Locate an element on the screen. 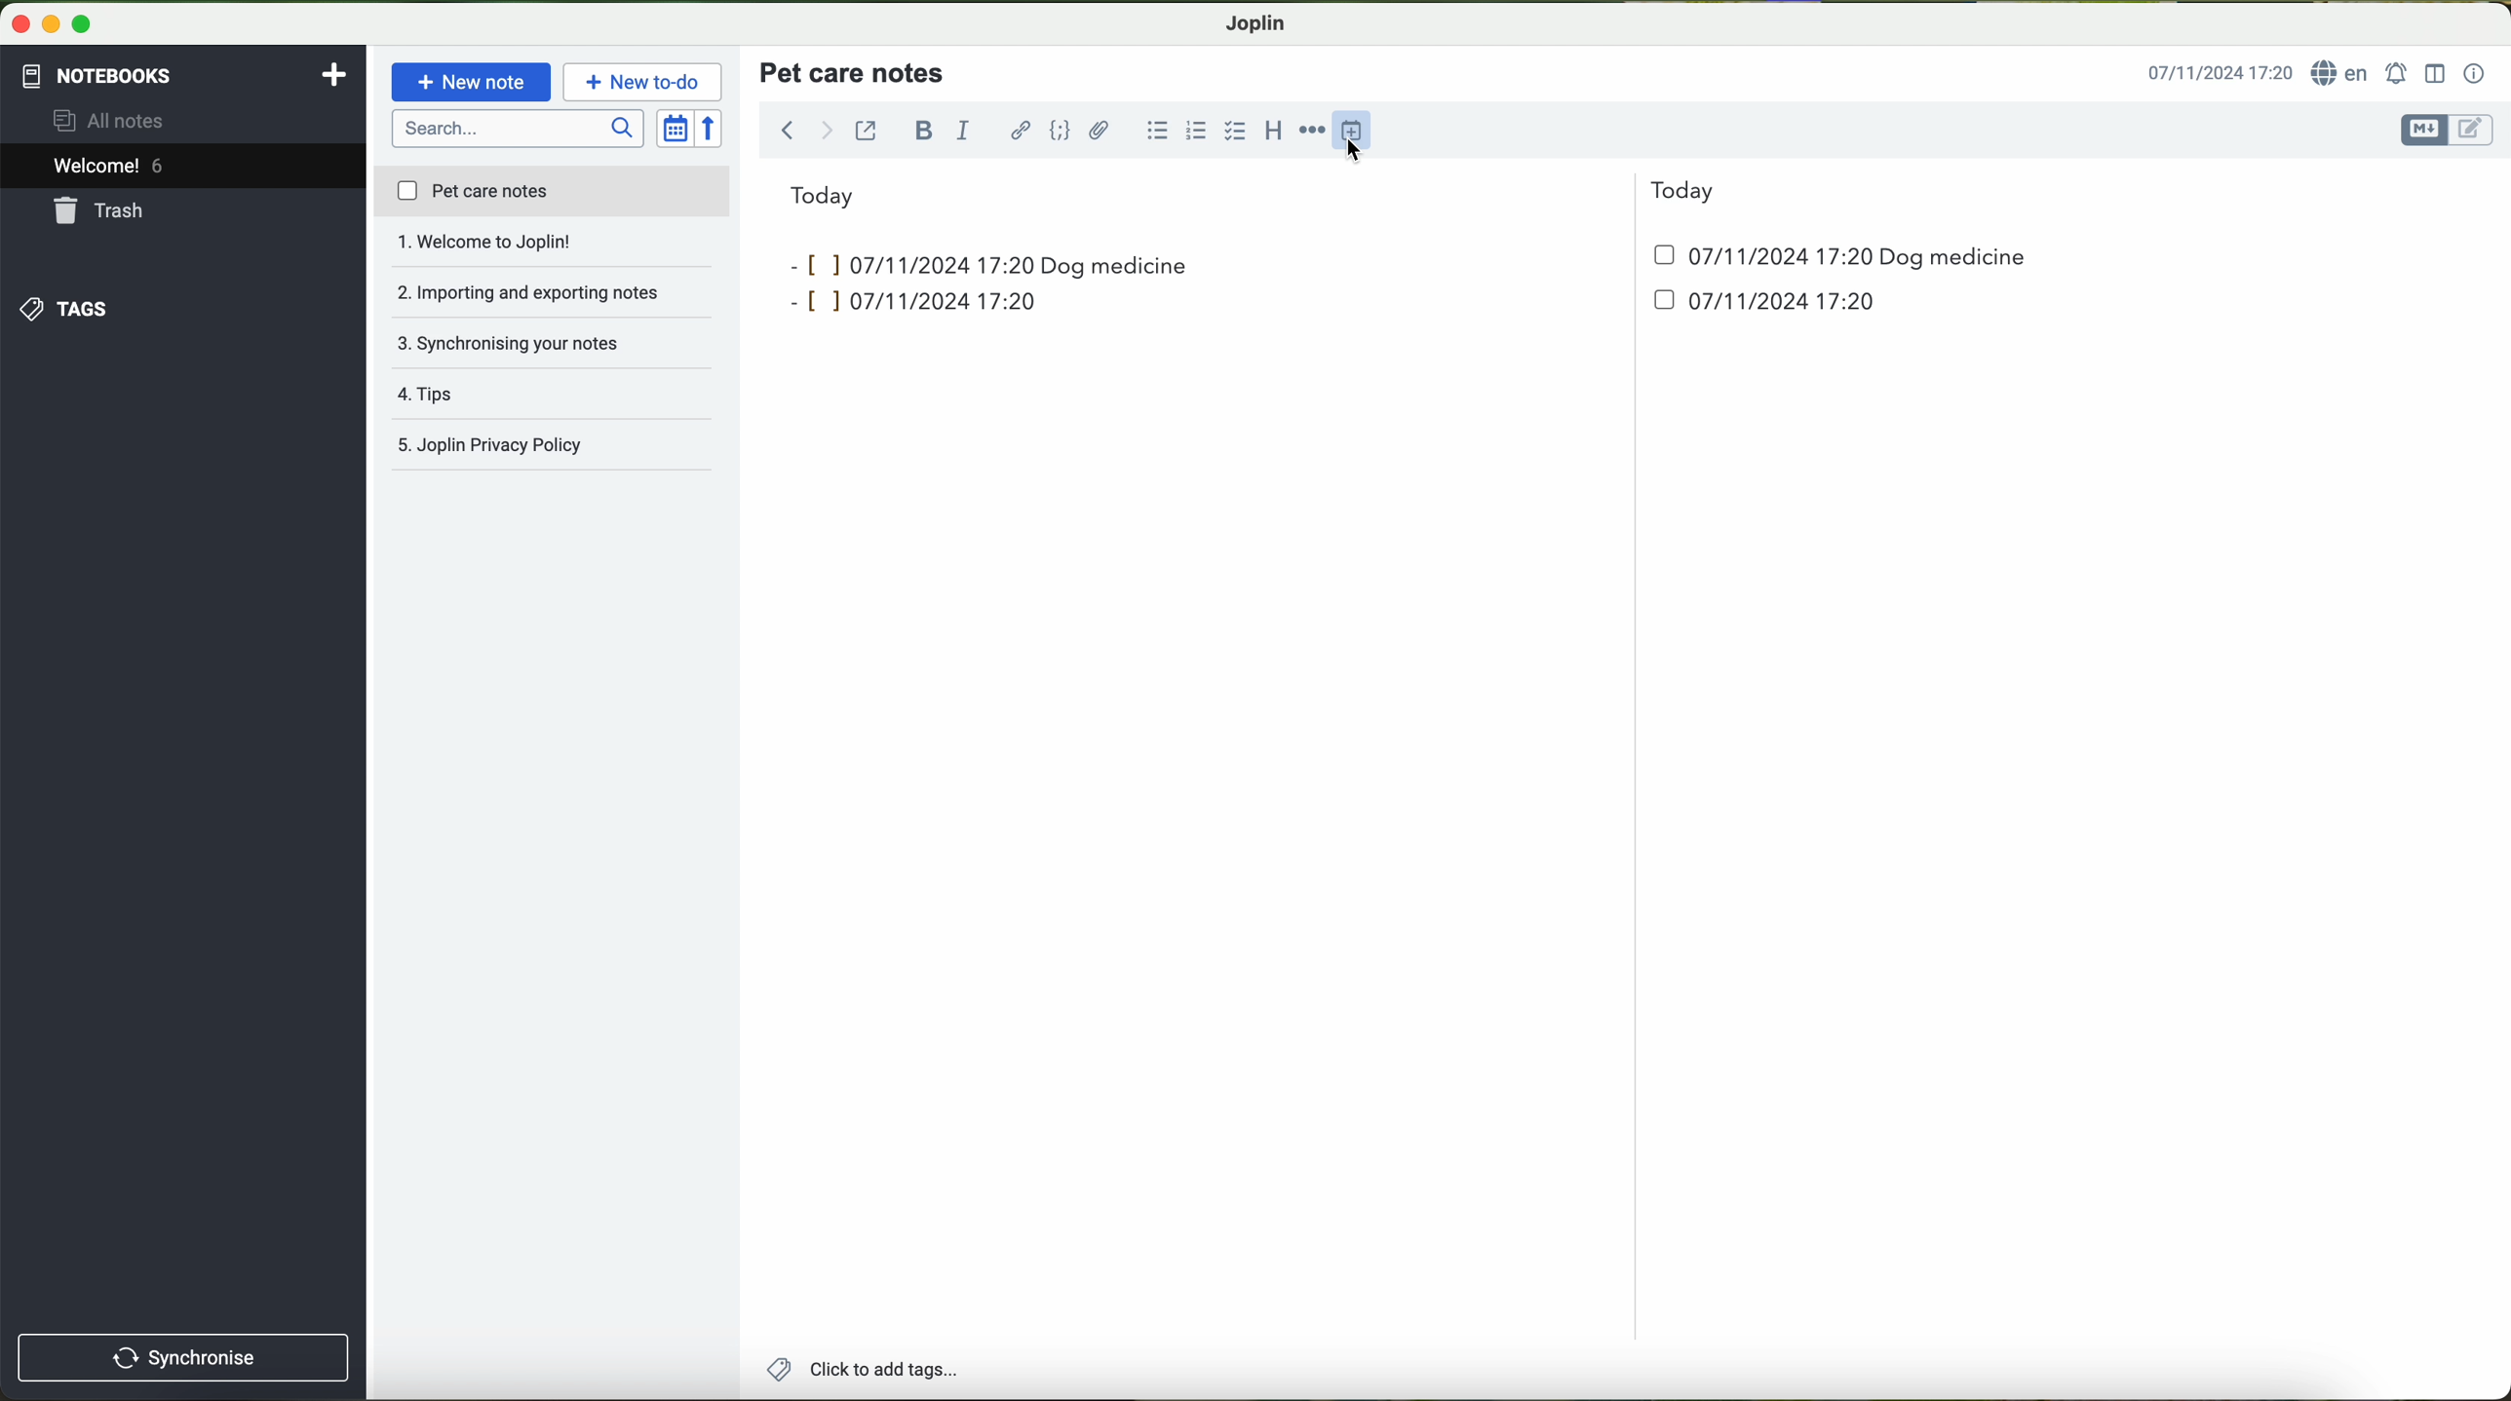 The image size is (2511, 1401). language is located at coordinates (2343, 74).